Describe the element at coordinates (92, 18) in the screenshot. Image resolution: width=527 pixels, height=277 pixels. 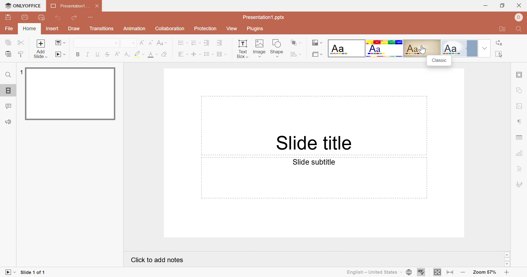
I see `Customize Quick Access Toolbar` at that location.